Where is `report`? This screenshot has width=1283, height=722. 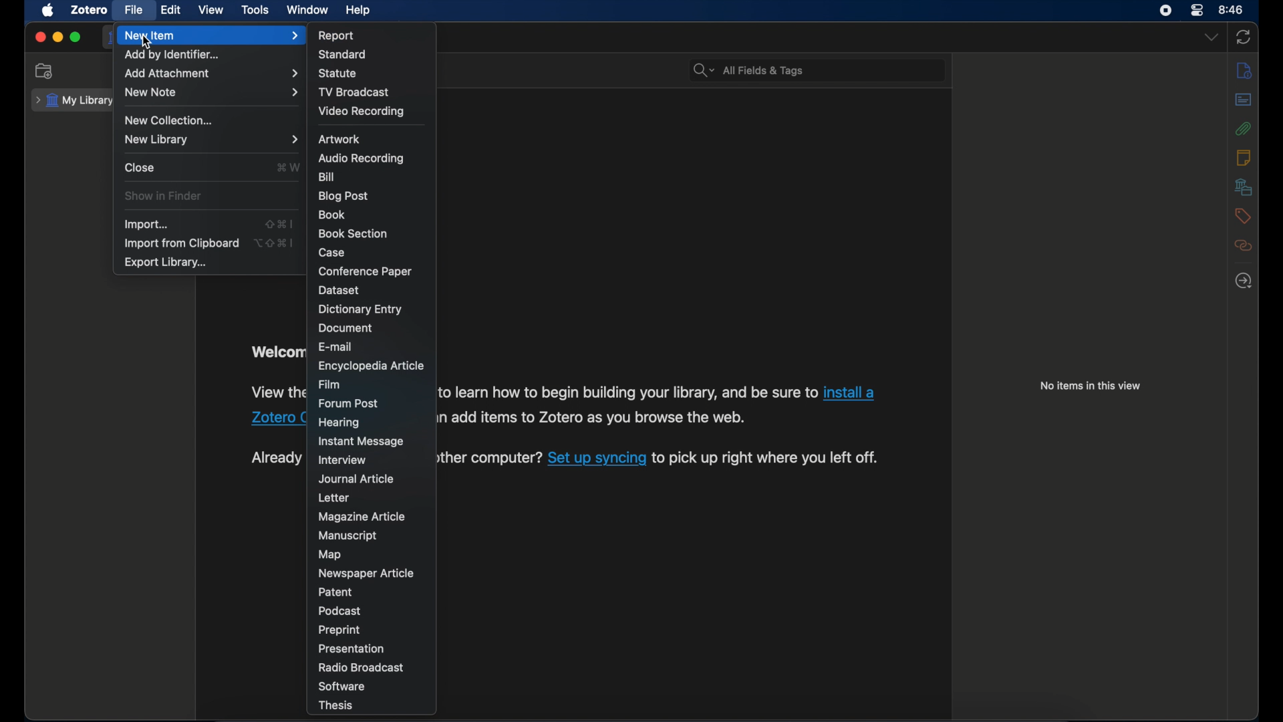 report is located at coordinates (337, 35).